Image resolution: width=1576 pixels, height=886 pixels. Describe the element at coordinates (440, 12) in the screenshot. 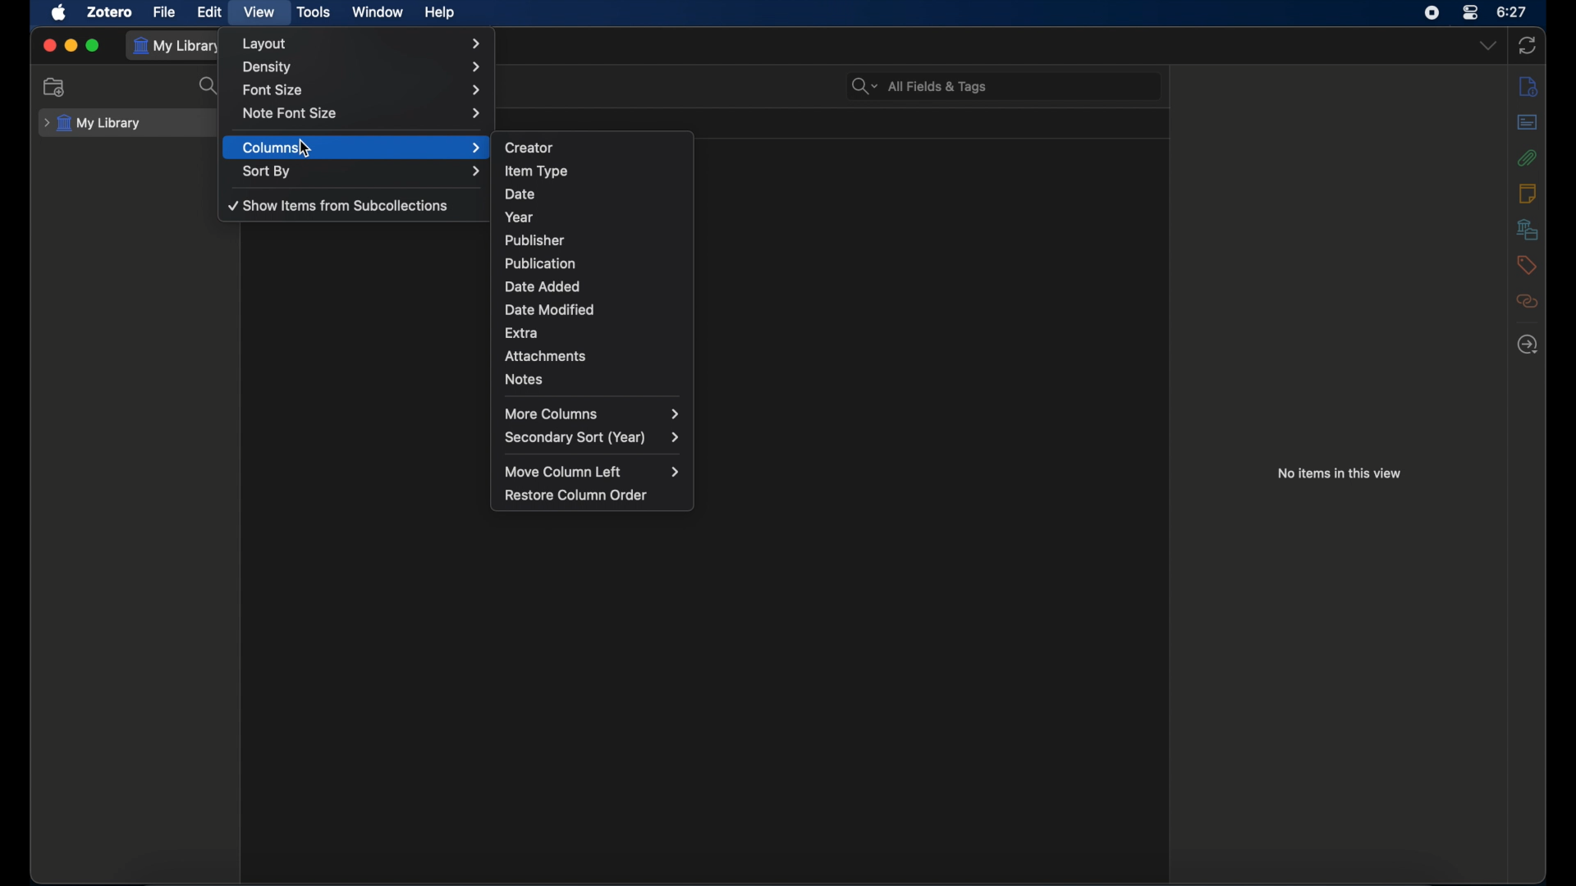

I see `help` at that location.